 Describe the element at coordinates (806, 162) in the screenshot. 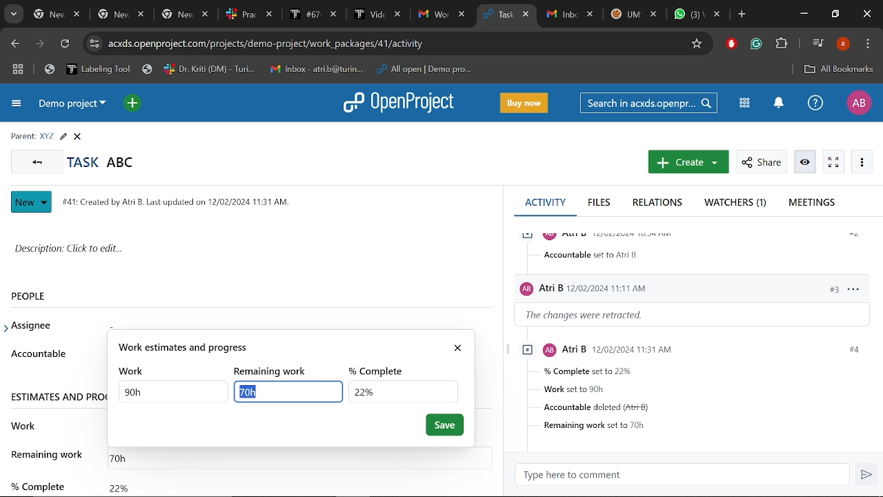

I see `Info` at that location.